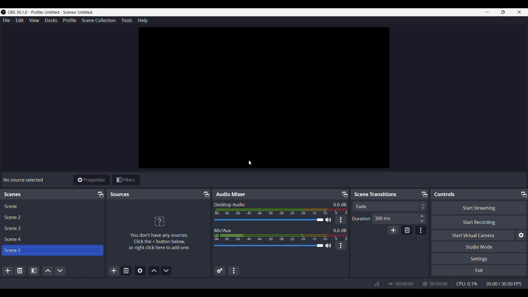  I want to click on Text, so click(340, 230).